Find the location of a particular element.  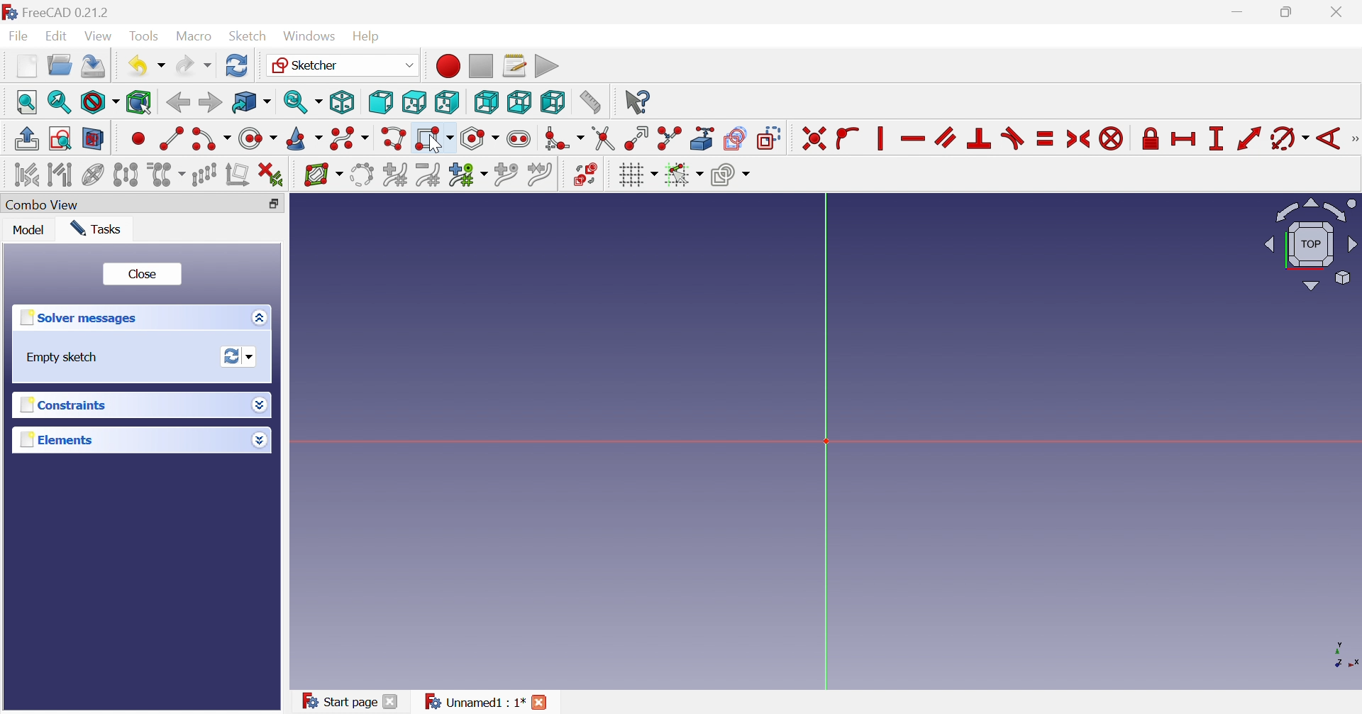

Sketcher is located at coordinates (341, 64).